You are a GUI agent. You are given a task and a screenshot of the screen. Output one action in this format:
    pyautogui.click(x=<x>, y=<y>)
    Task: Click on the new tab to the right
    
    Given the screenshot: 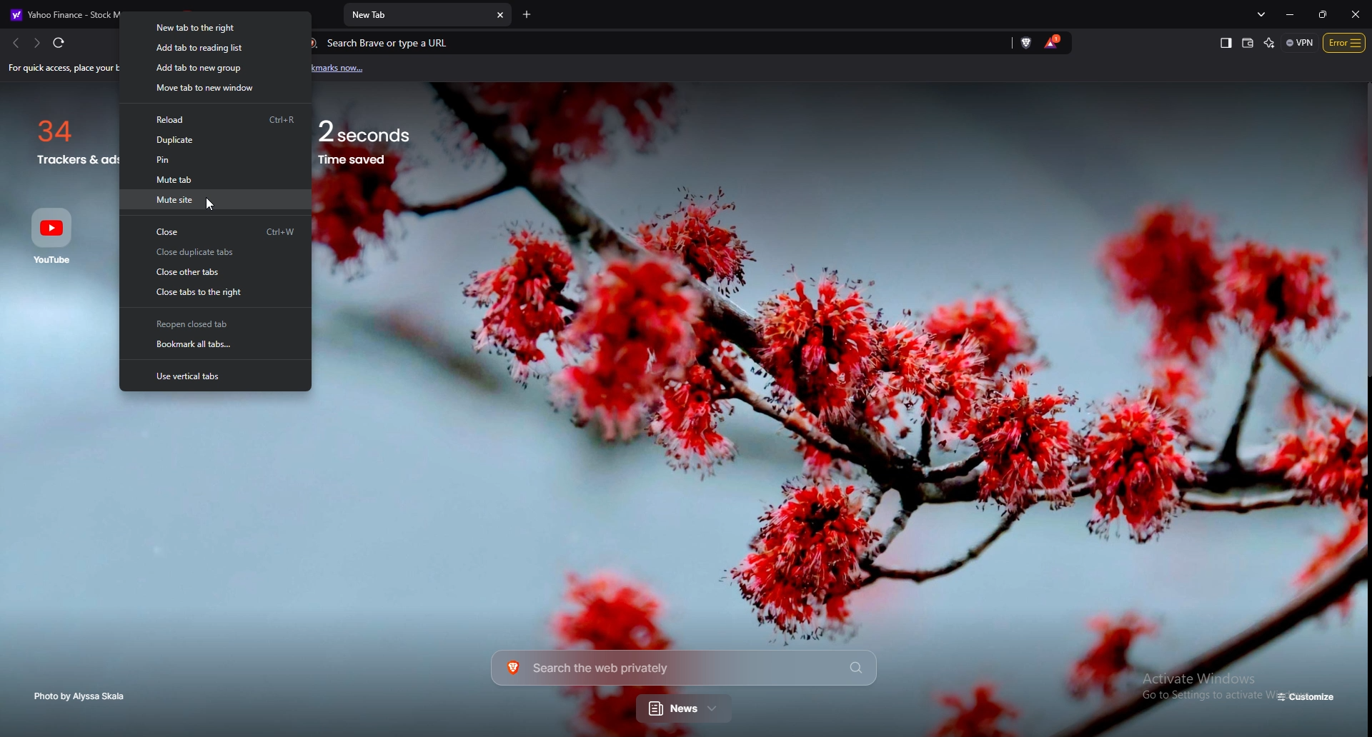 What is the action you would take?
    pyautogui.click(x=215, y=30)
    